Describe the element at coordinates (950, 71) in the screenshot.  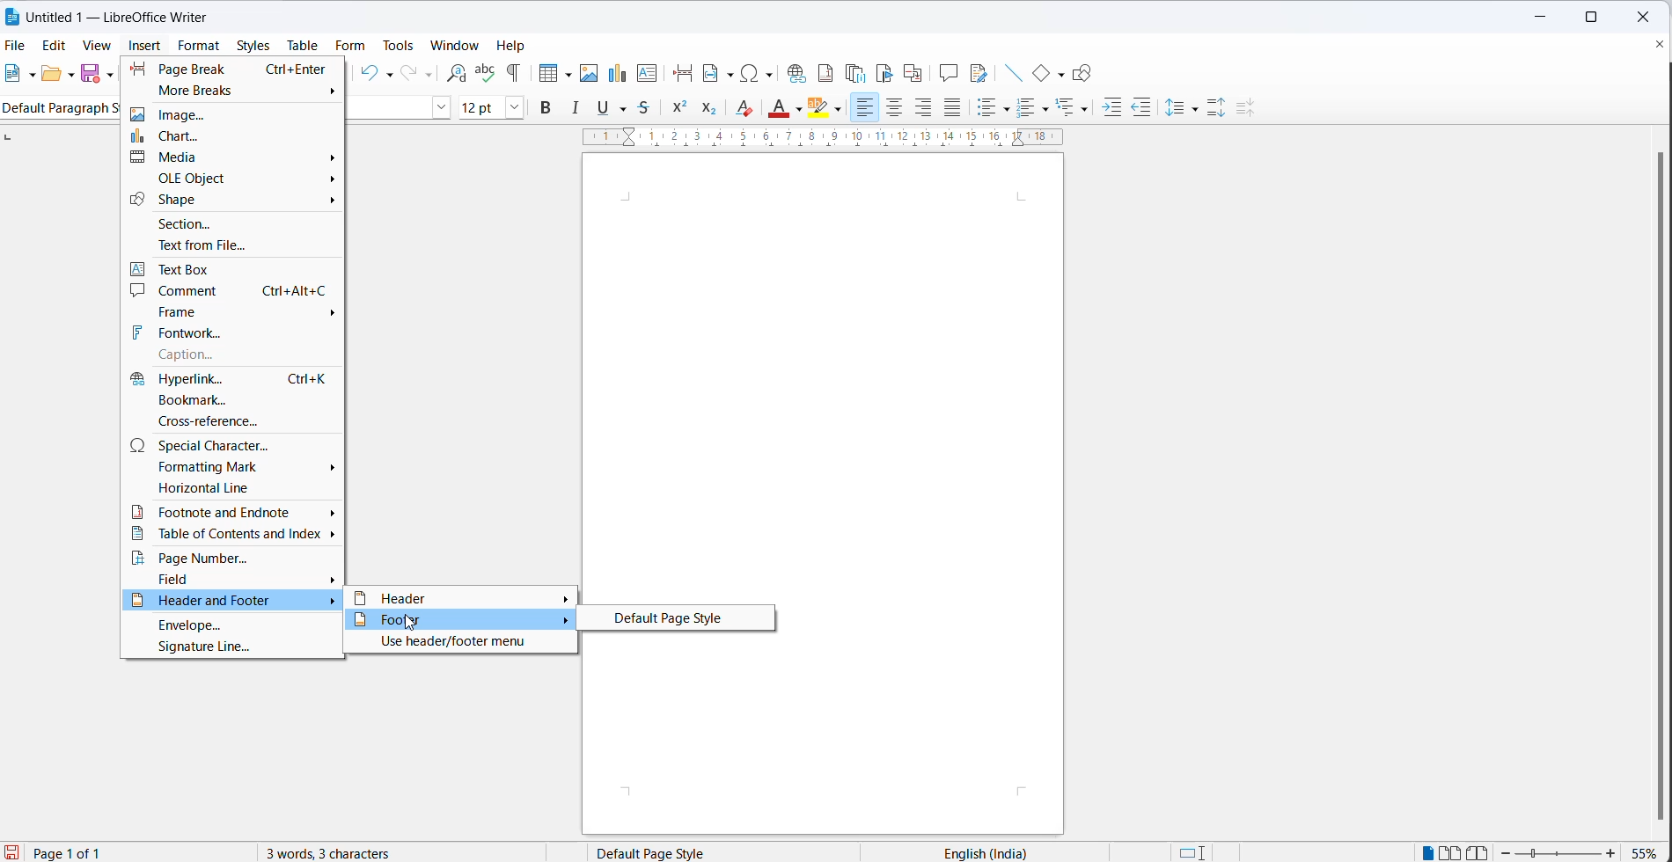
I see `insert comments` at that location.